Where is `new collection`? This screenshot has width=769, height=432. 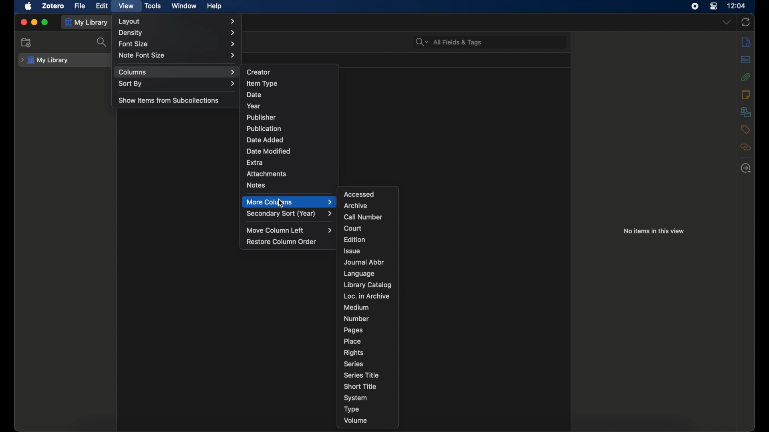 new collection is located at coordinates (26, 42).